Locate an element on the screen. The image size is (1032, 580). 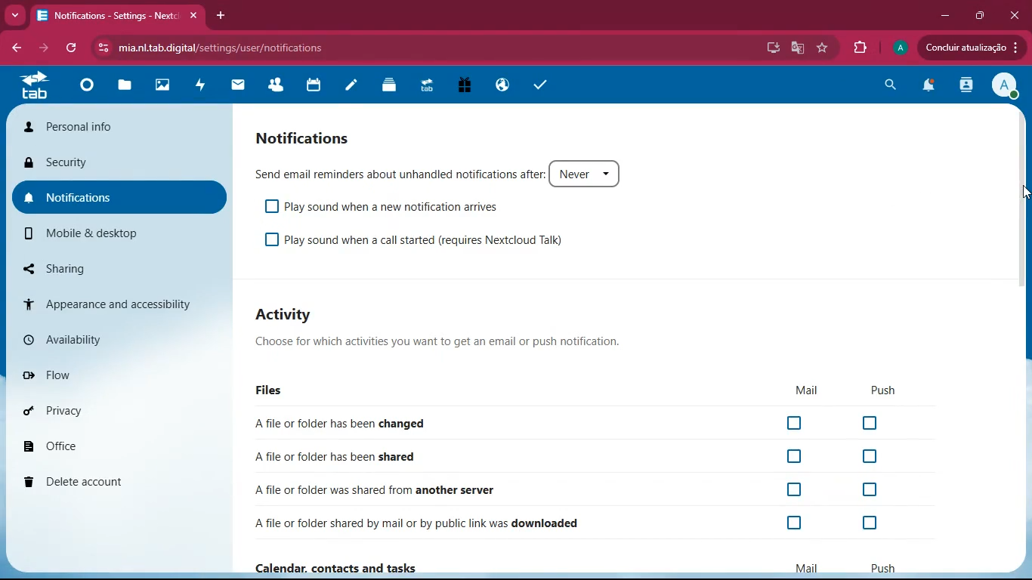
gift is located at coordinates (469, 86).